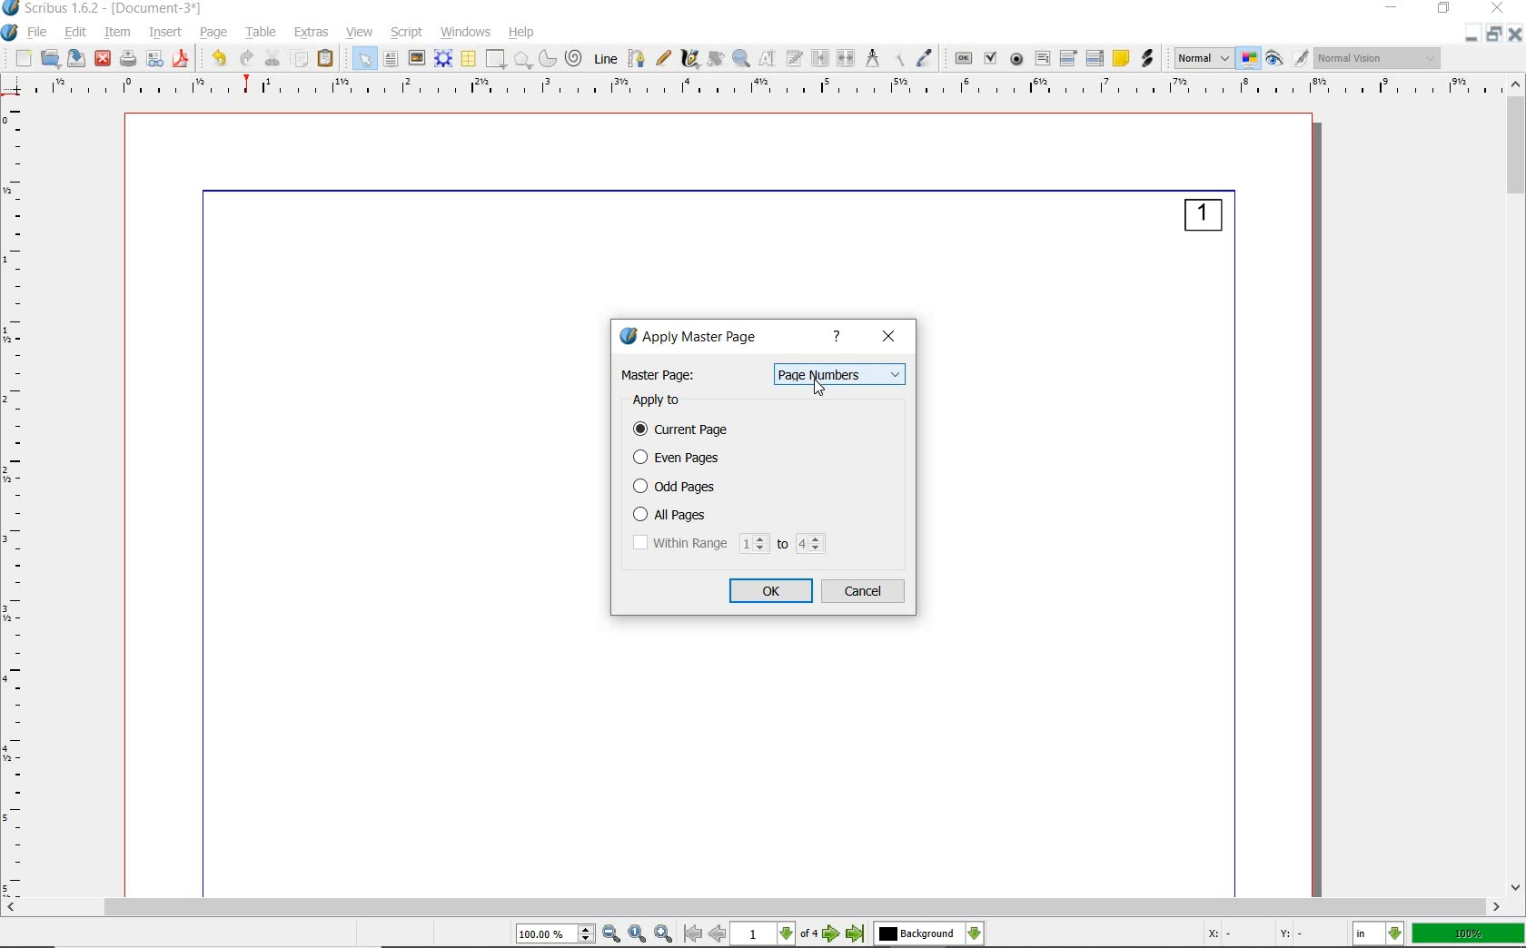 The image size is (1526, 948). Describe the element at coordinates (1254, 935) in the screenshot. I see `X: - Y: -` at that location.